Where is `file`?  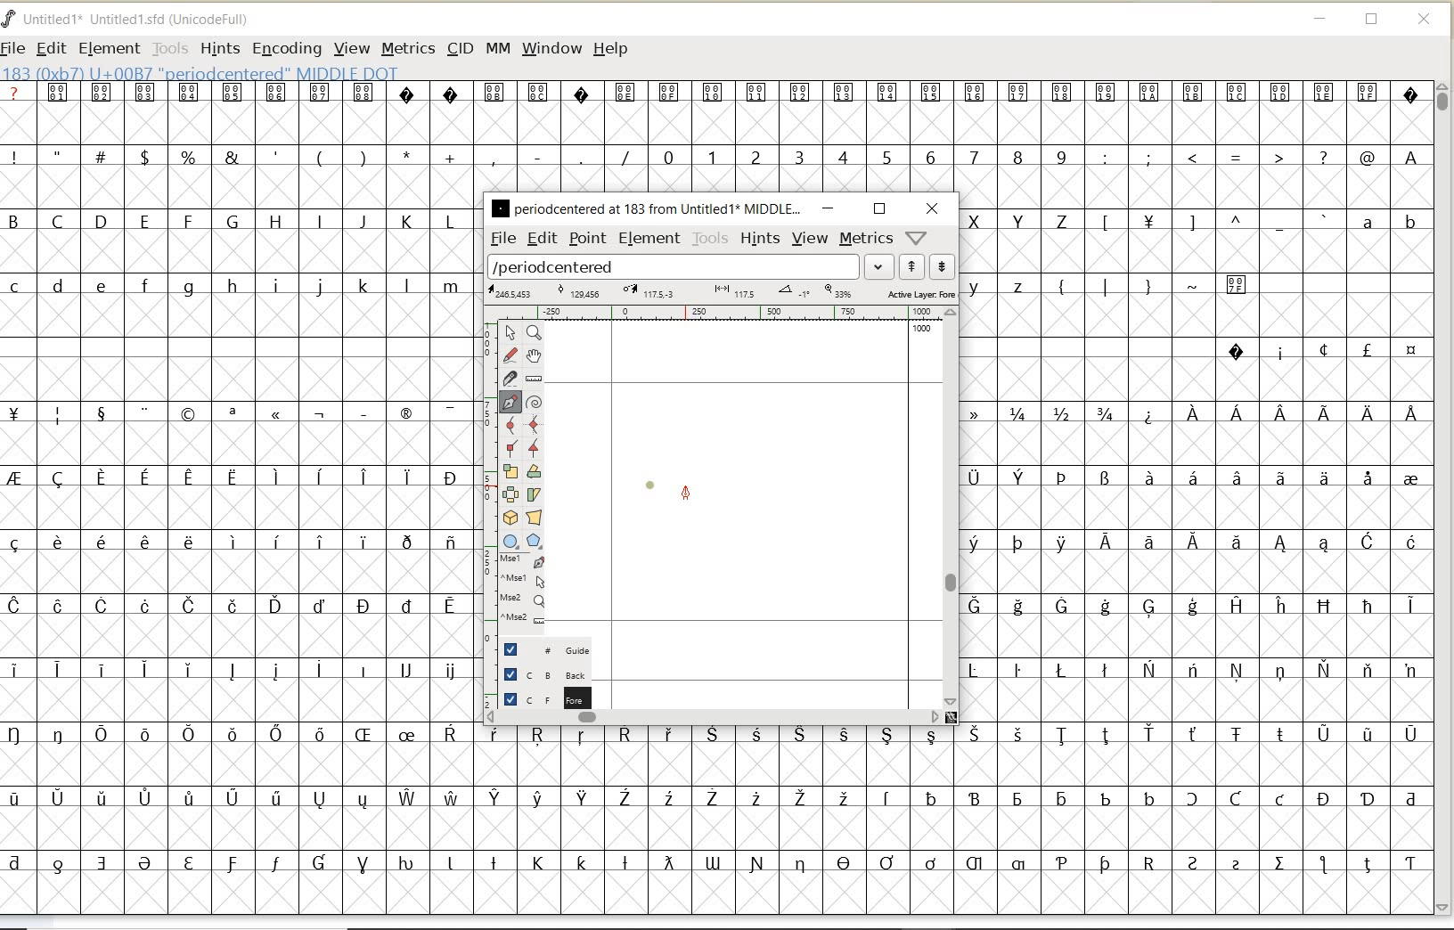 file is located at coordinates (501, 239).